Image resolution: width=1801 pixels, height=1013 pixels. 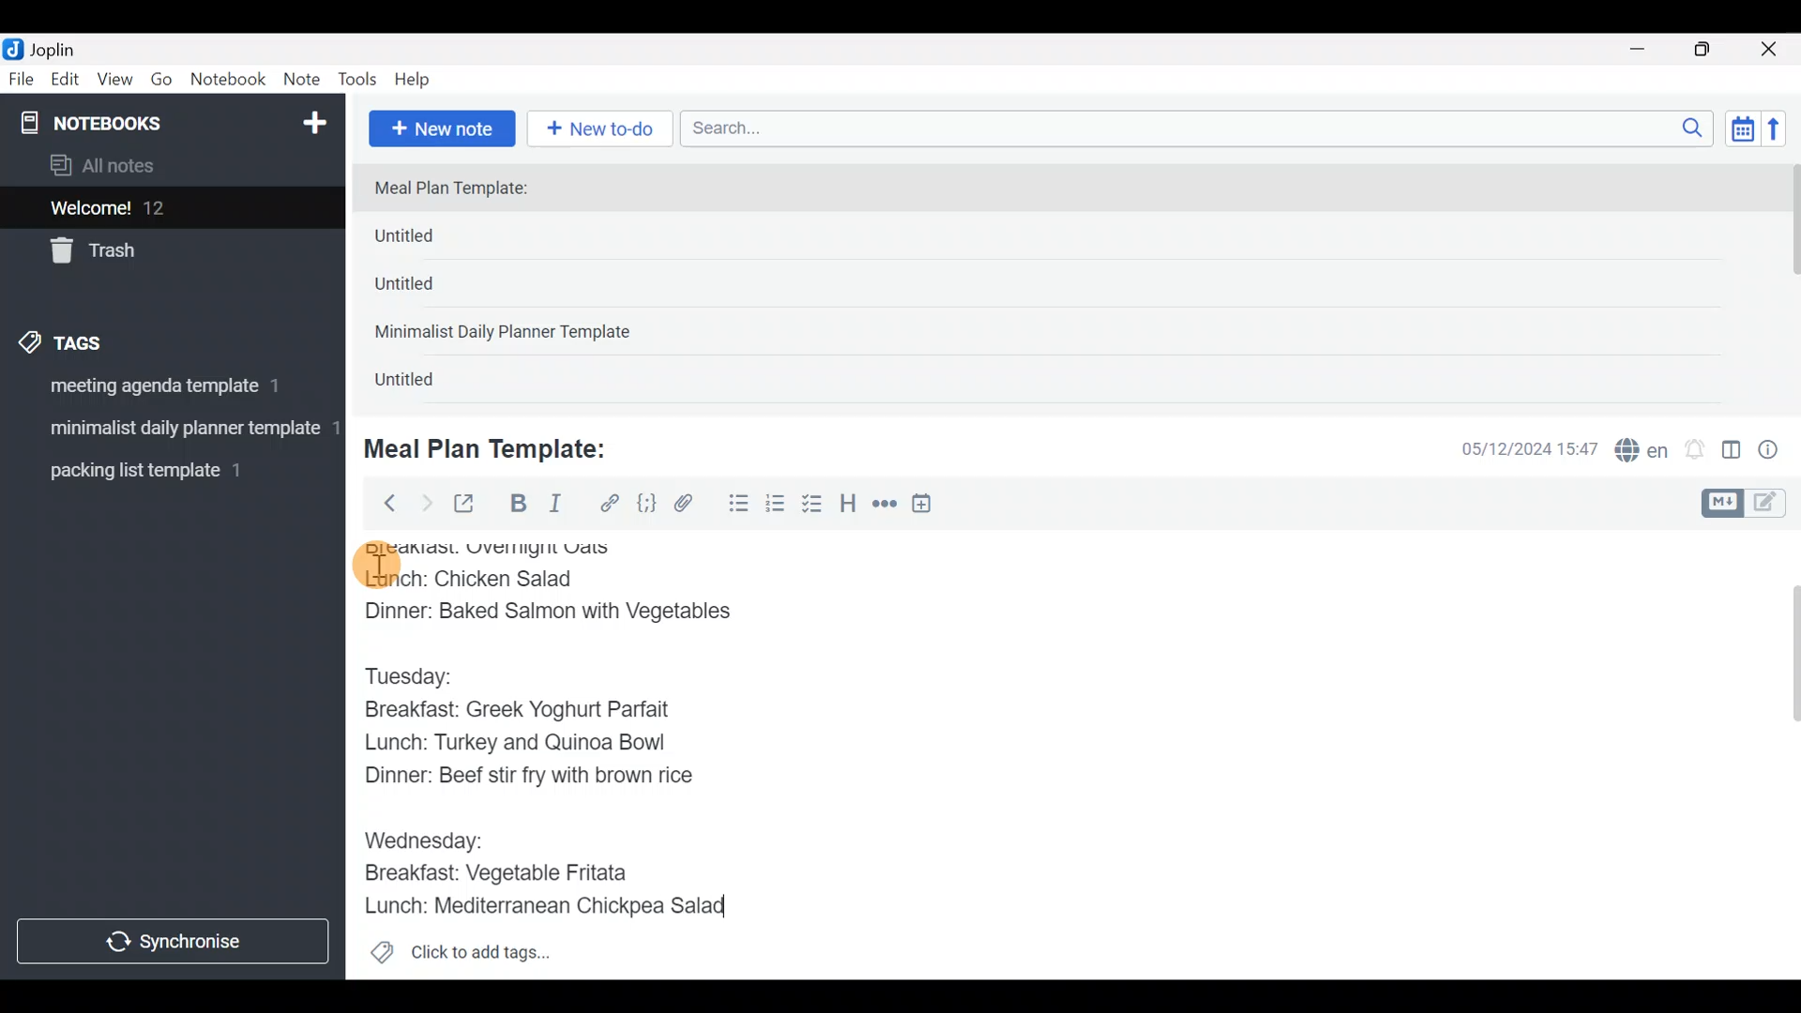 I want to click on Tuesday:, so click(x=417, y=674).